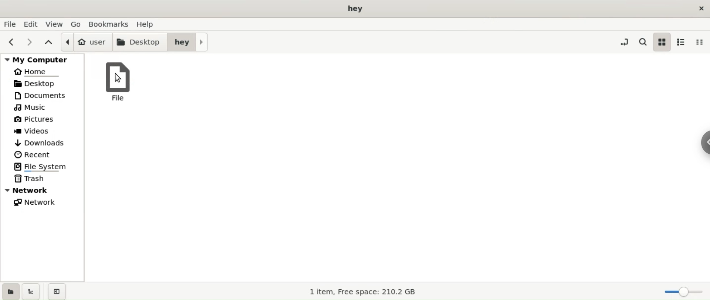 This screenshot has height=300, width=710. Describe the element at coordinates (49, 42) in the screenshot. I see `parent folder` at that location.